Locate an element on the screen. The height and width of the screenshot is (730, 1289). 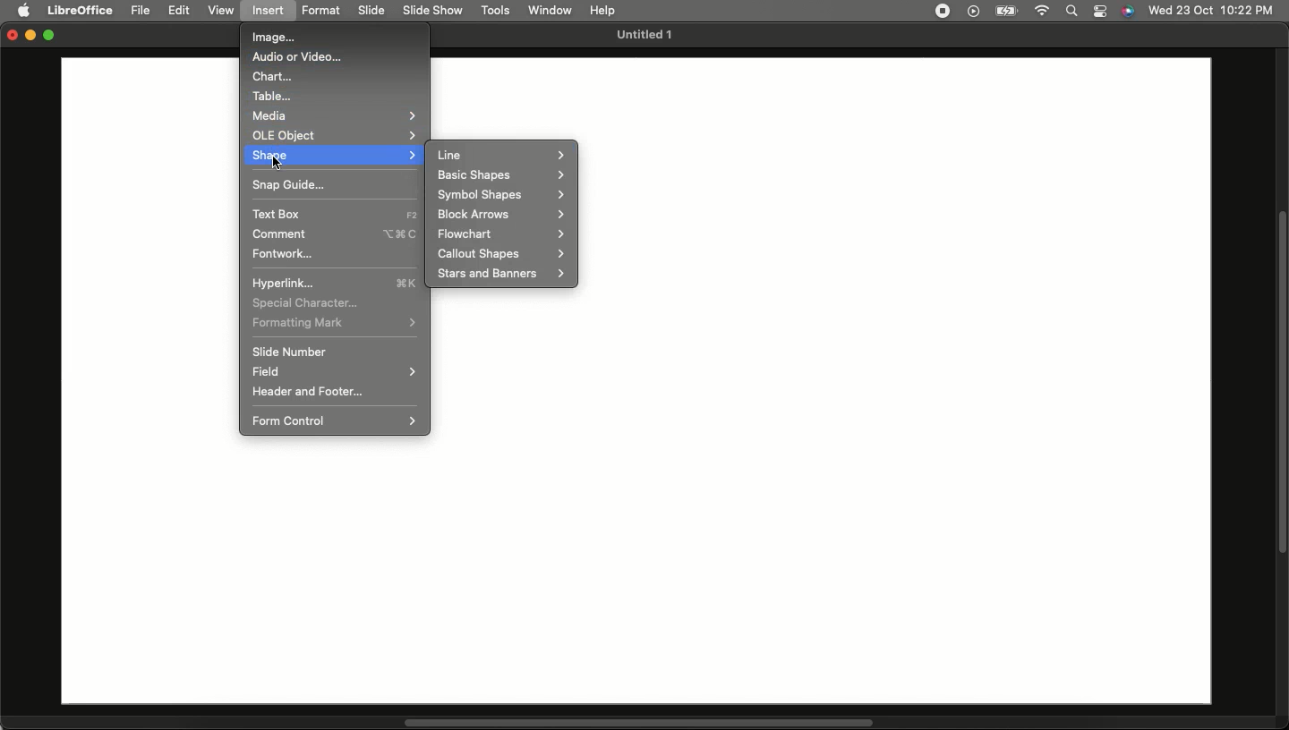
Audio or video is located at coordinates (300, 58).